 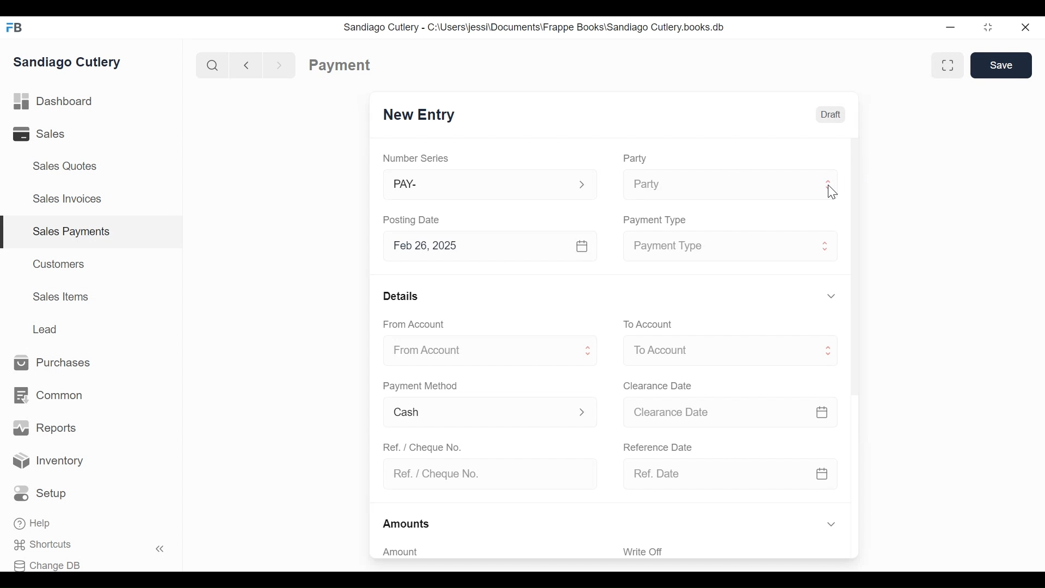 I want to click on Sales Quotes, so click(x=64, y=166).